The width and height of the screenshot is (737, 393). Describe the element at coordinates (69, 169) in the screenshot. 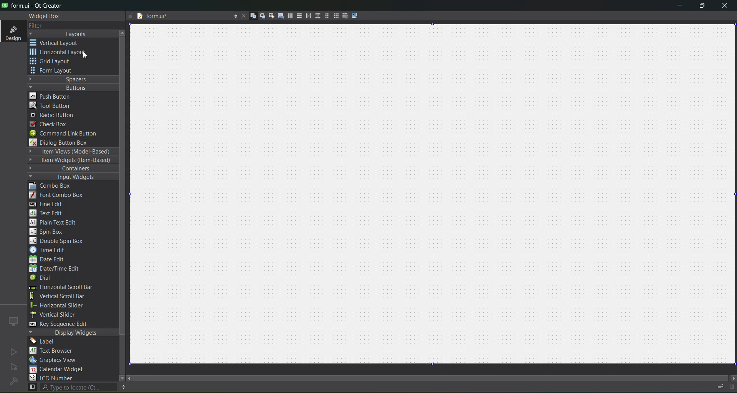

I see `containers` at that location.